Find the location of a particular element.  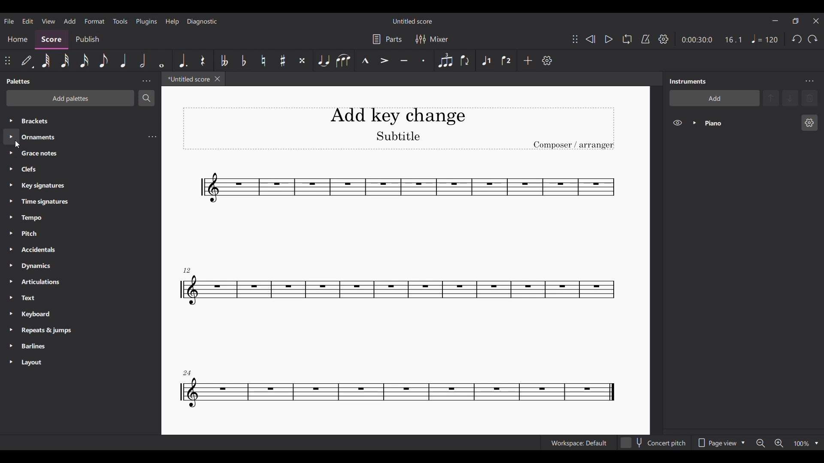

Help menu is located at coordinates (172, 21).